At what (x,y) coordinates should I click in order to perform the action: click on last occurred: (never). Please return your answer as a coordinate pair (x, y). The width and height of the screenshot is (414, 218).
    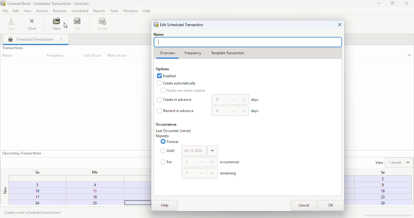
    Looking at the image, I should click on (174, 131).